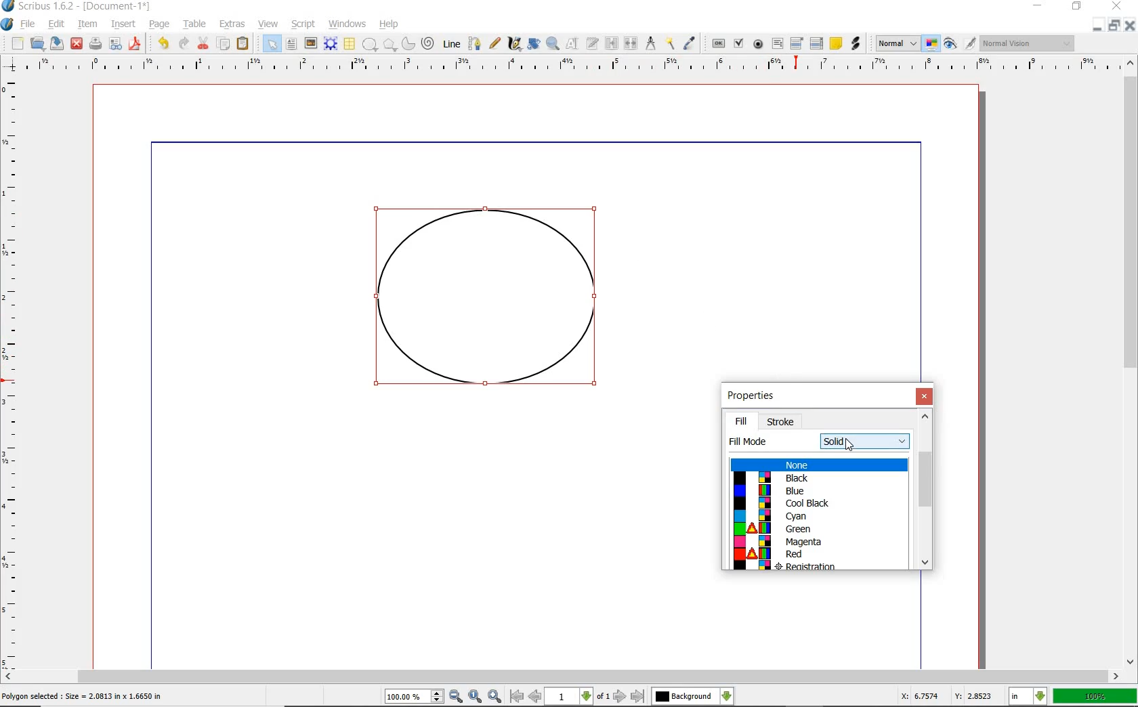 This screenshot has width=1138, height=707. Describe the element at coordinates (452, 44) in the screenshot. I see `LINE` at that location.